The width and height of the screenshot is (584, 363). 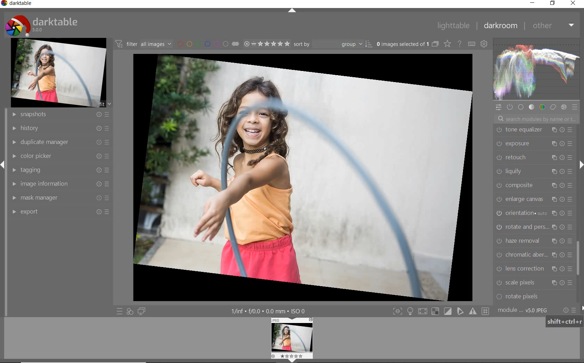 What do you see at coordinates (291, 11) in the screenshot?
I see `expand/collapse` at bounding box center [291, 11].